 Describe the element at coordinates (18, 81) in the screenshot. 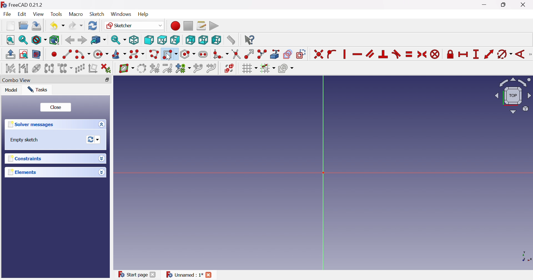

I see `Combo` at that location.